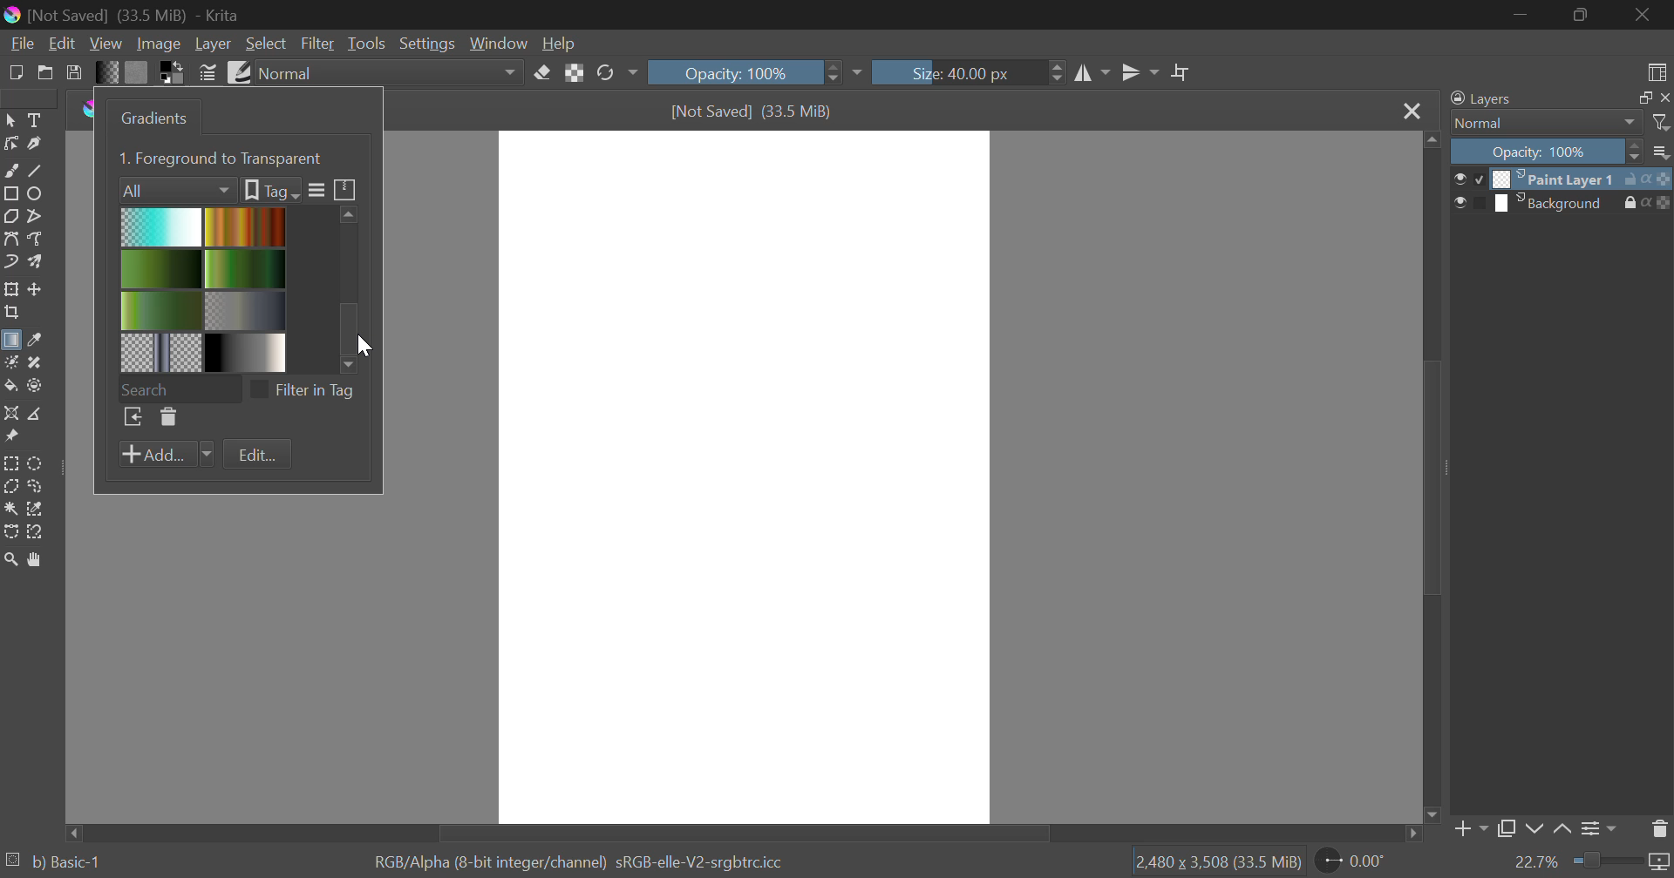 This screenshot has height=878, width=1674. I want to click on Multibrush Tool, so click(35, 263).